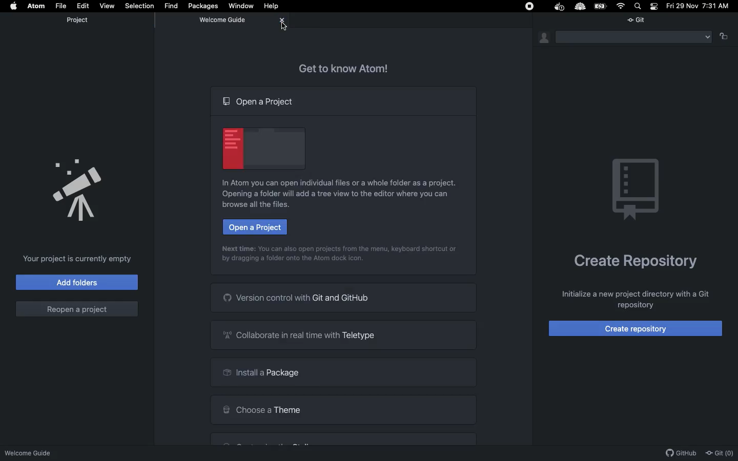  Describe the element at coordinates (76, 282) in the screenshot. I see `Add folders` at that location.